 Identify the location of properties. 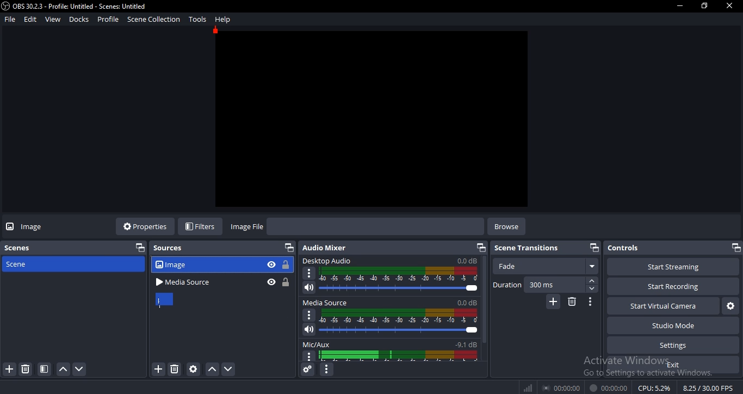
(147, 227).